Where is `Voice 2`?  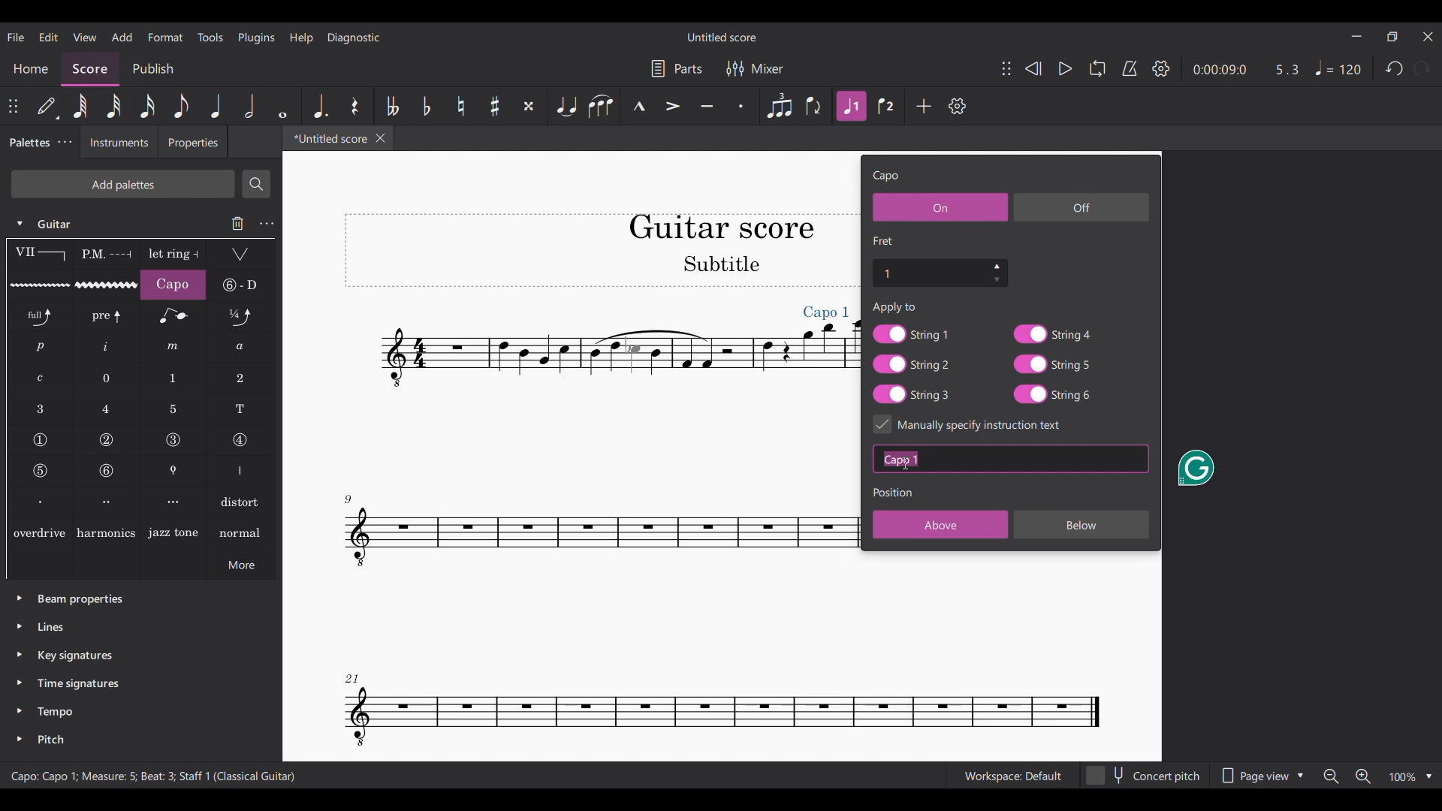 Voice 2 is located at coordinates (888, 106).